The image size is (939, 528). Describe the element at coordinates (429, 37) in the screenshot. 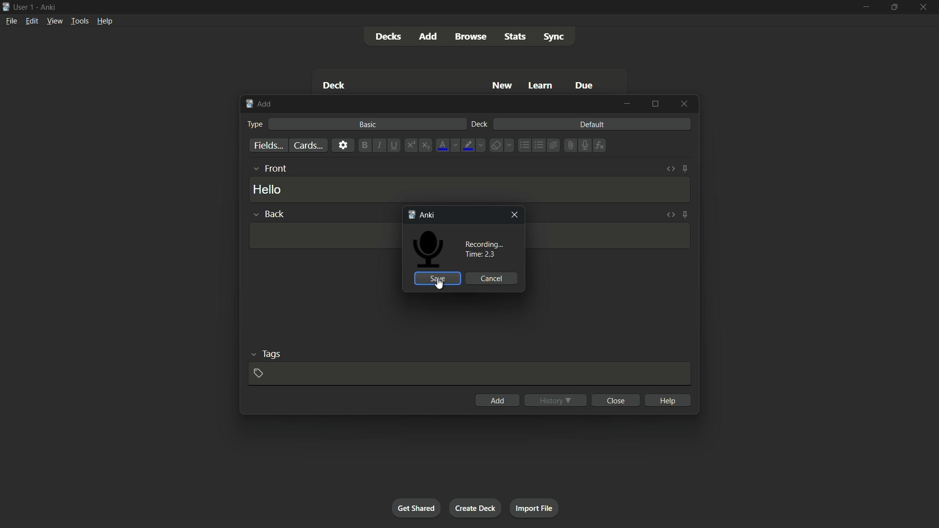

I see `add` at that location.